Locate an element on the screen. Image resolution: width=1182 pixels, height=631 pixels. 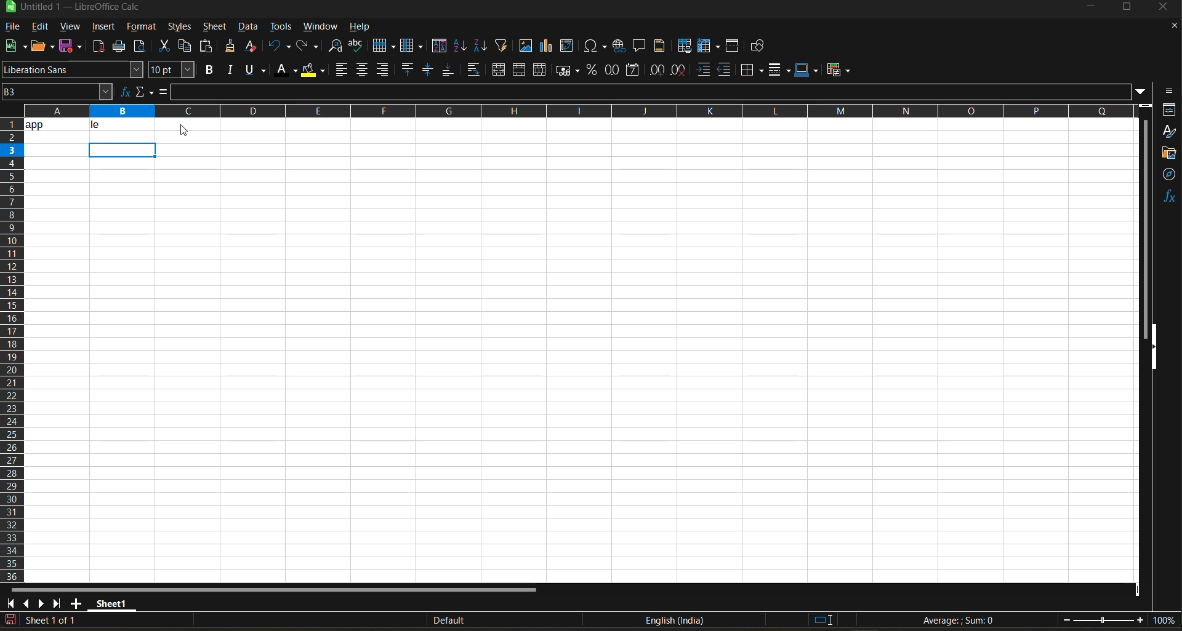
cursor is located at coordinates (182, 132).